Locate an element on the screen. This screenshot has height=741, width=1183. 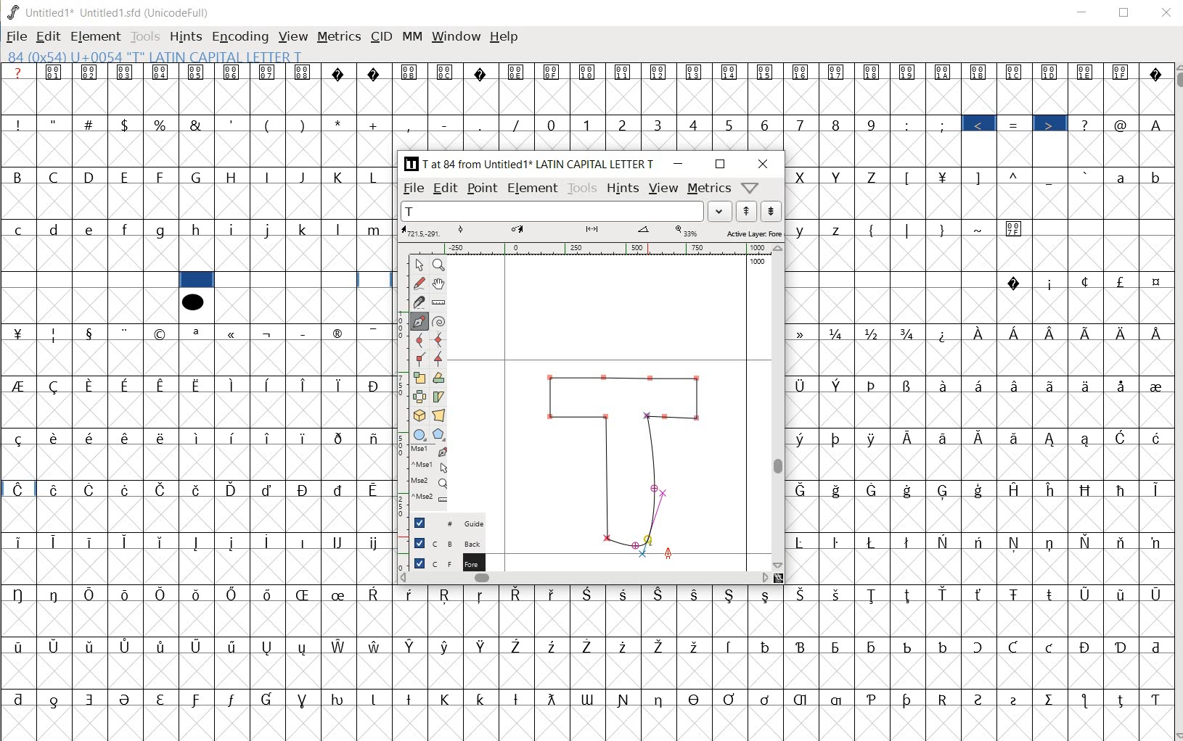
Symbol is located at coordinates (54, 489).